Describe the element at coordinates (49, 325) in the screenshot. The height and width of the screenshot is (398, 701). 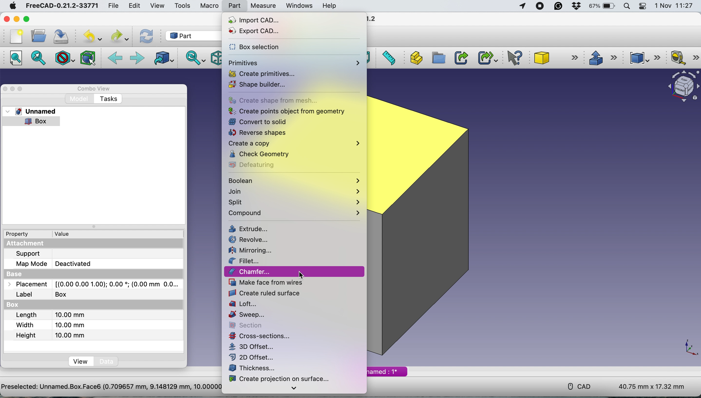
I see `width` at that location.